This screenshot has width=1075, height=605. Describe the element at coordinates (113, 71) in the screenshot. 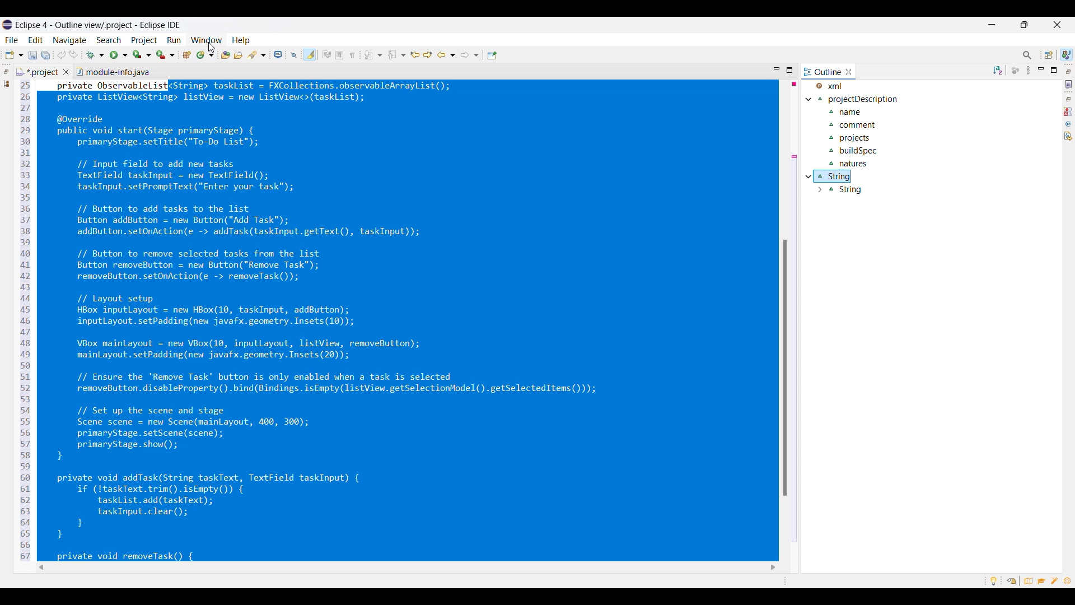

I see `Other module` at that location.